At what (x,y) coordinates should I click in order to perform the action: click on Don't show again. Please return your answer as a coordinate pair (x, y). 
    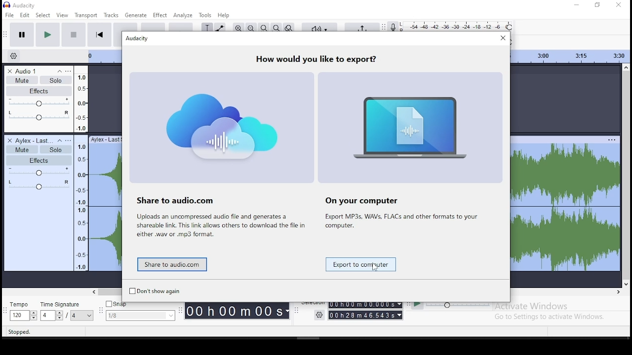
    Looking at the image, I should click on (155, 291).